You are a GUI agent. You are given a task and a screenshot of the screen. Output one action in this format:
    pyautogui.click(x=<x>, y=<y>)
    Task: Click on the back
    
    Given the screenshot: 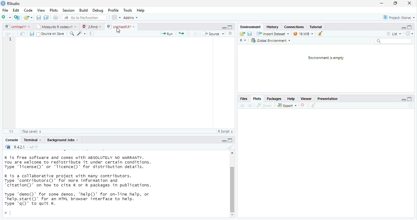 What is the action you would take?
    pyautogui.click(x=7, y=34)
    